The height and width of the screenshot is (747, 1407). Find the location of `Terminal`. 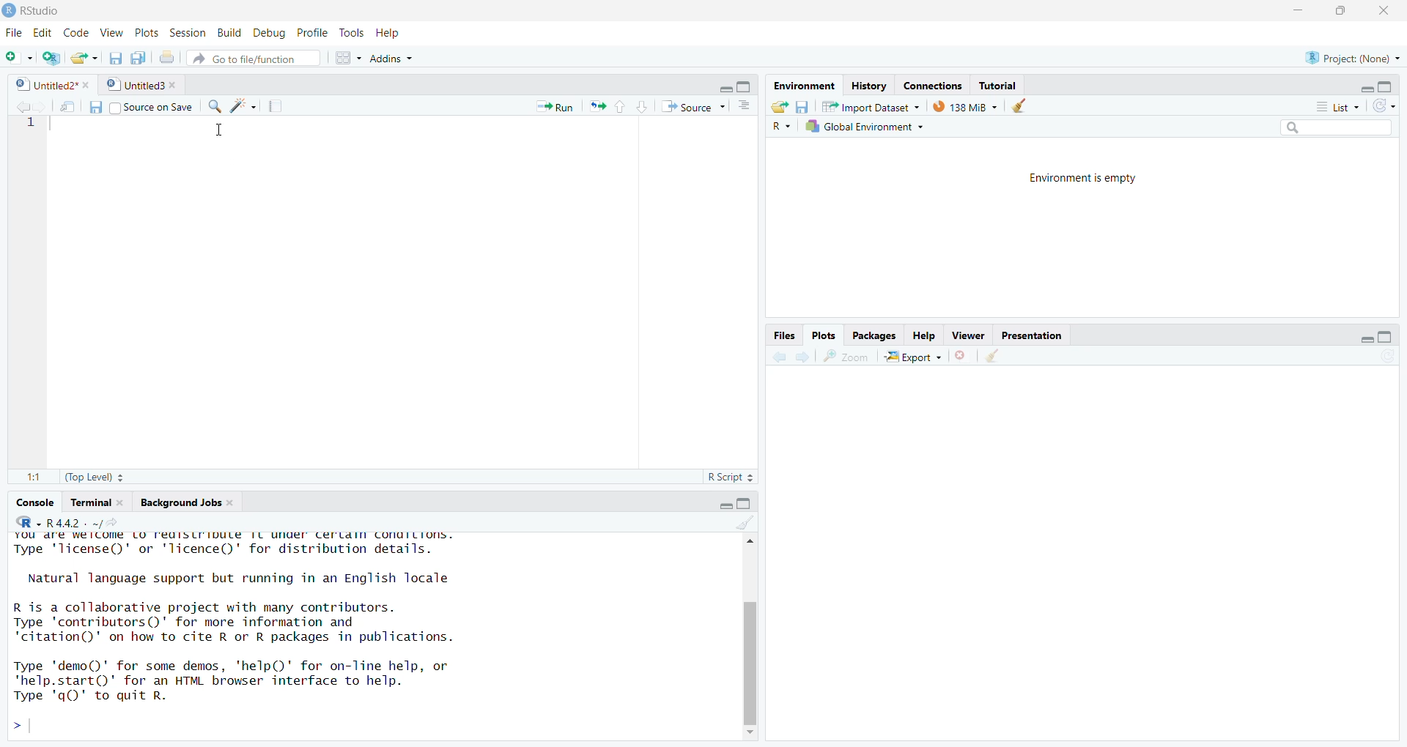

Terminal is located at coordinates (95, 505).